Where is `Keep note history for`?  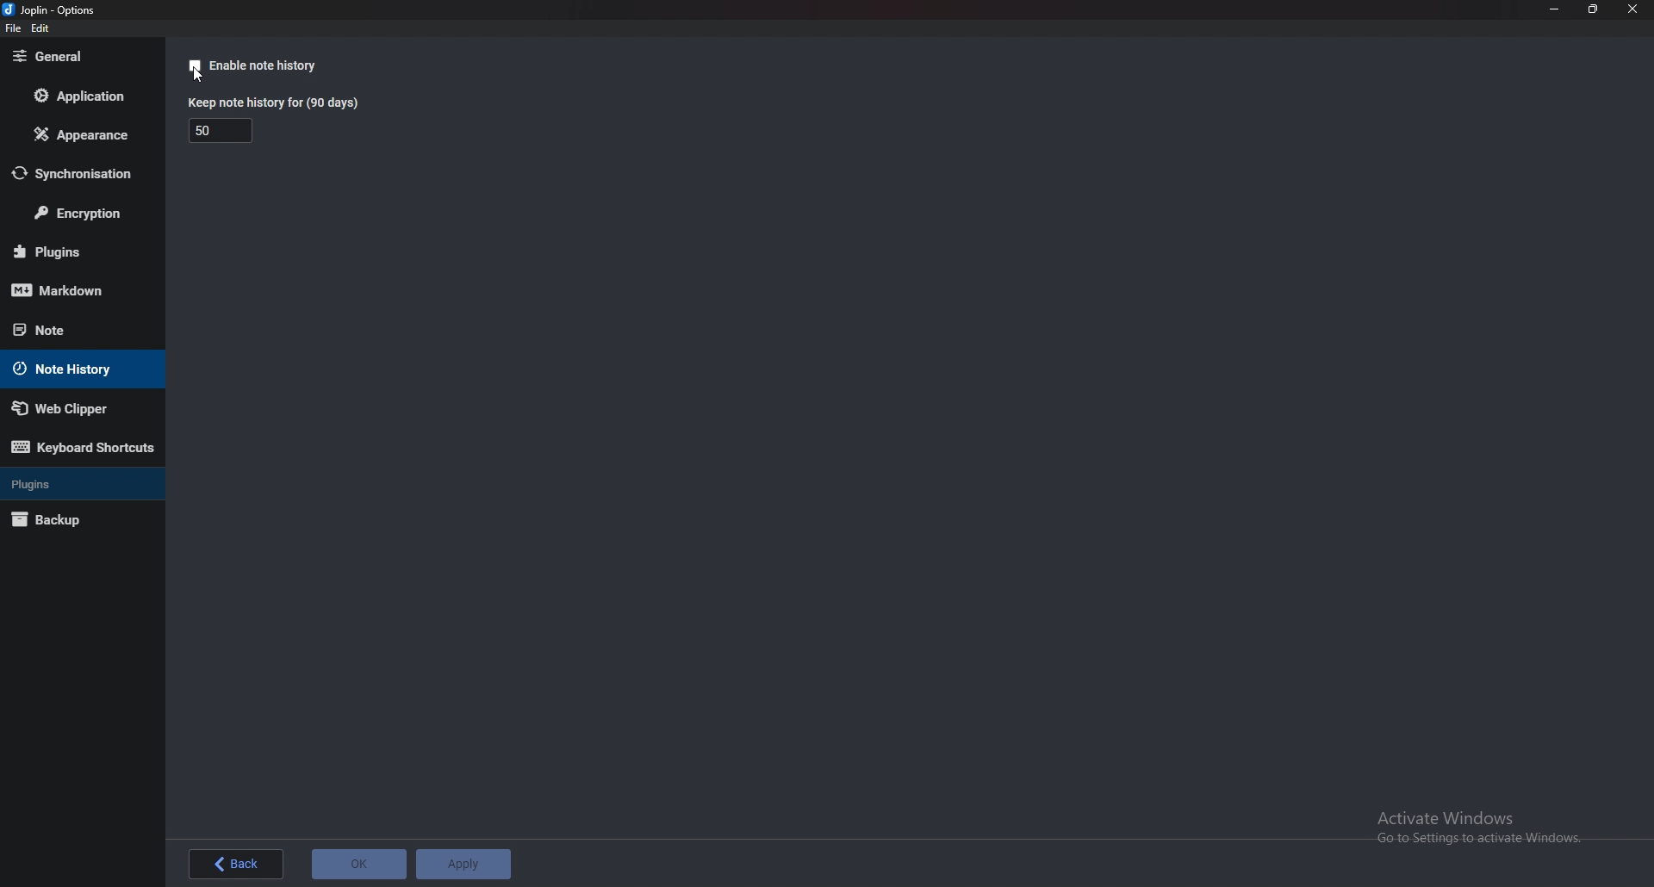
Keep note history for is located at coordinates (278, 103).